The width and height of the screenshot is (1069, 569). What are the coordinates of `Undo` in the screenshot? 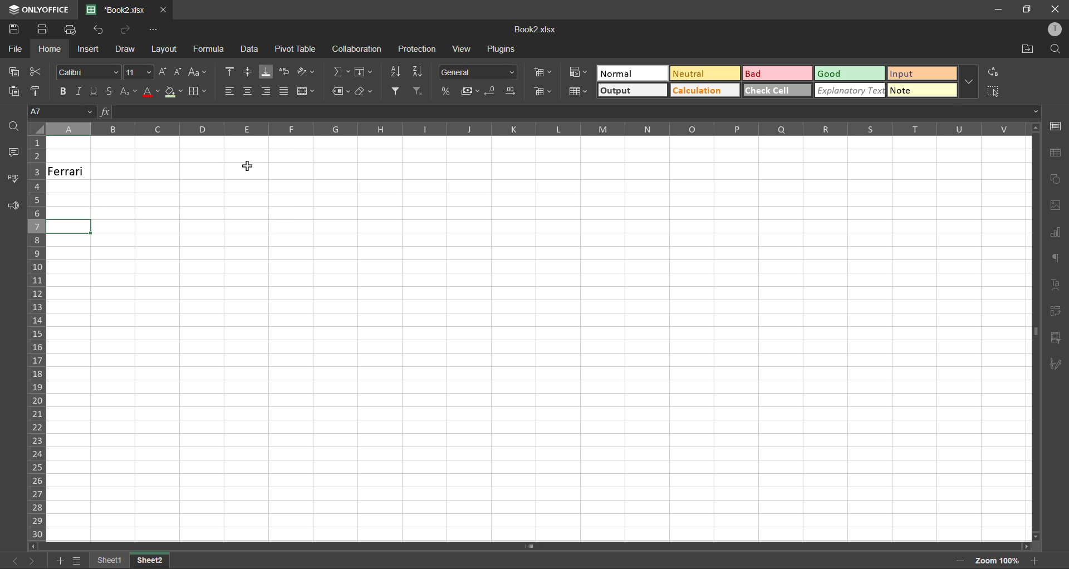 It's located at (102, 32).